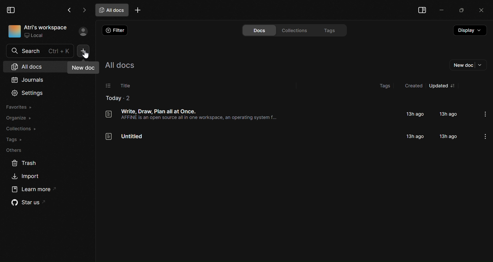  Describe the element at coordinates (118, 98) in the screenshot. I see `Today 2` at that location.